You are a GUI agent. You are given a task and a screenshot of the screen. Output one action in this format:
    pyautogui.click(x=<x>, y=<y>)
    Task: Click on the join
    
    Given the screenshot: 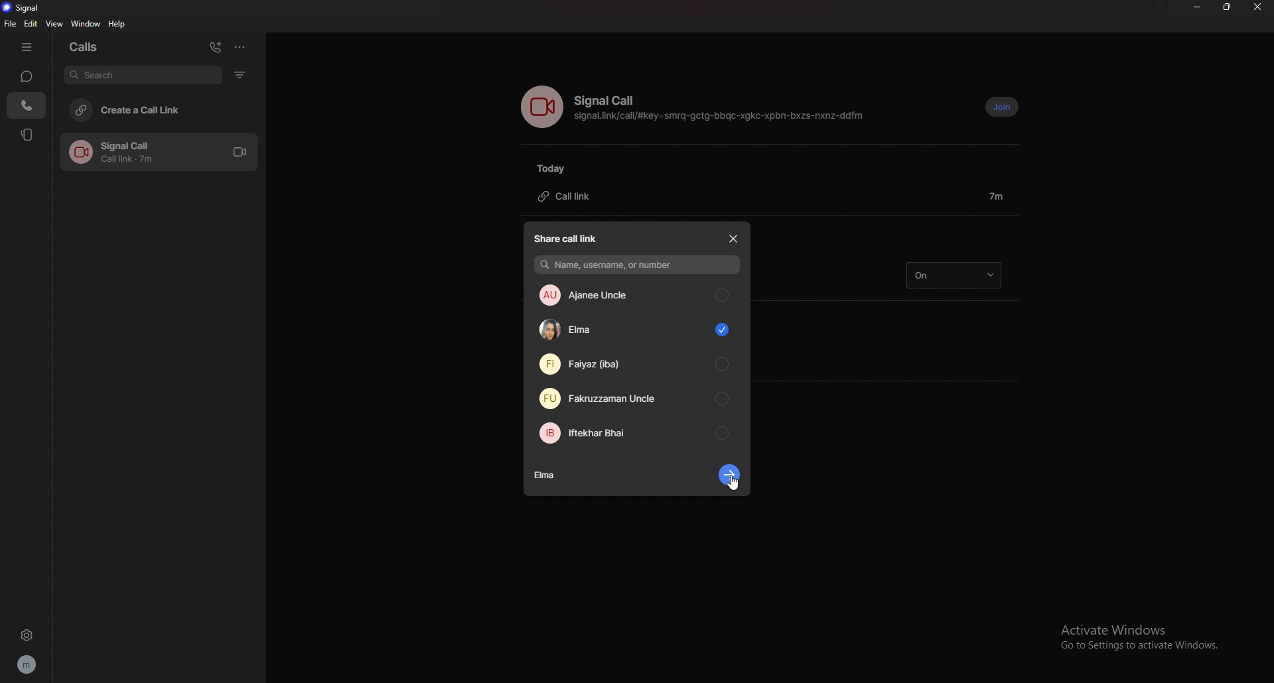 What is the action you would take?
    pyautogui.click(x=1002, y=107)
    